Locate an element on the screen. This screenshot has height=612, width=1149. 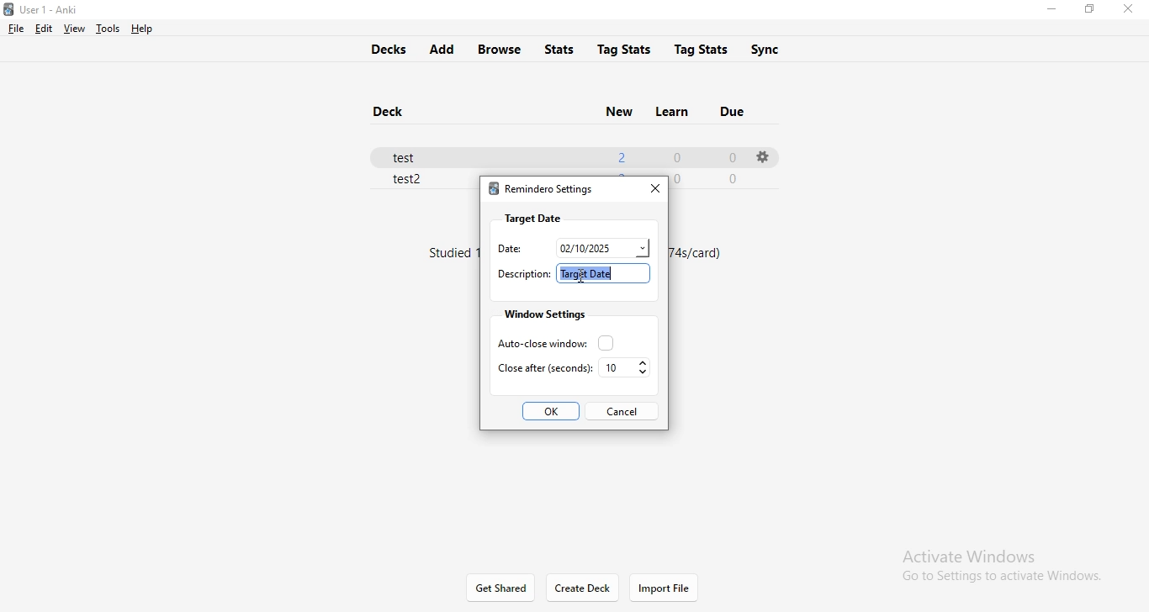
new is located at coordinates (617, 110).